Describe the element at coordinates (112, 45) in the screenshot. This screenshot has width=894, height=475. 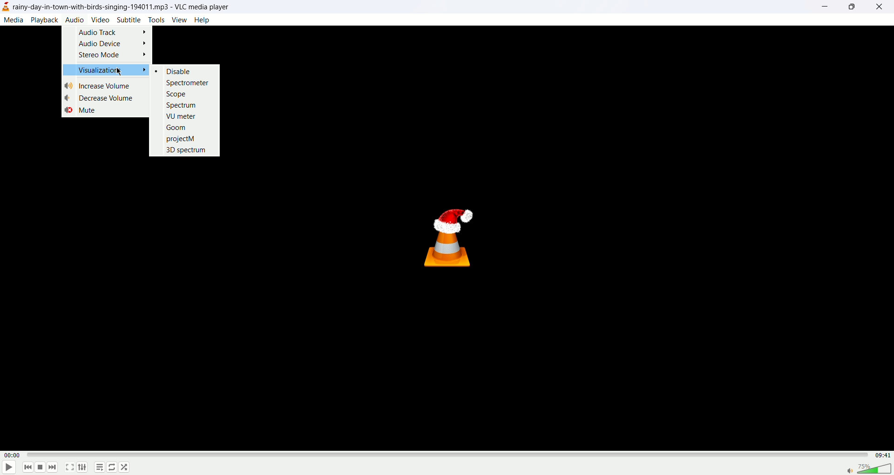
I see `audio device` at that location.